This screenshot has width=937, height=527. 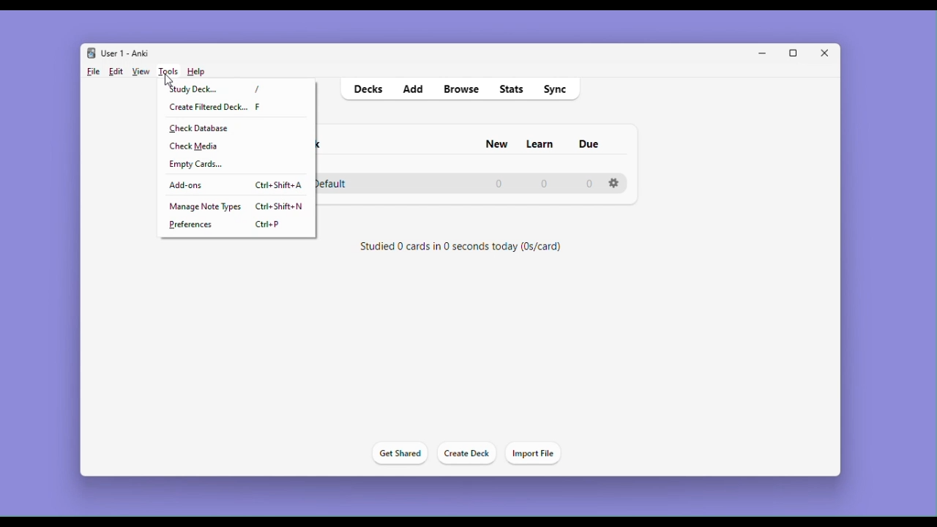 What do you see at coordinates (116, 72) in the screenshot?
I see `Edit` at bounding box center [116, 72].